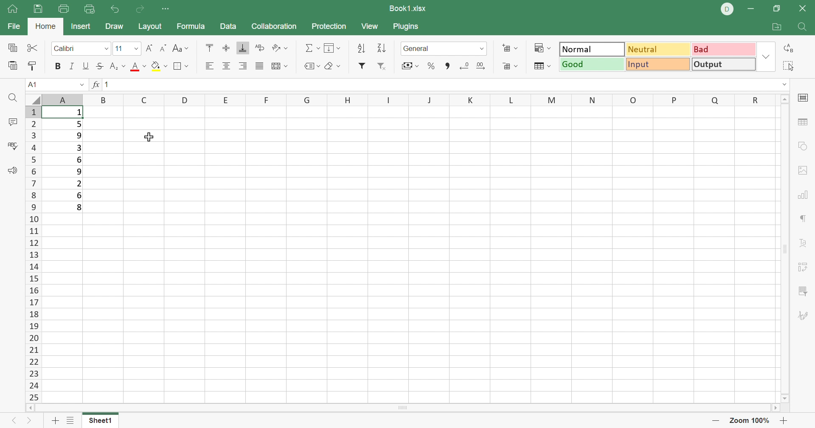 The image size is (815, 428). What do you see at coordinates (659, 65) in the screenshot?
I see `Input` at bounding box center [659, 65].